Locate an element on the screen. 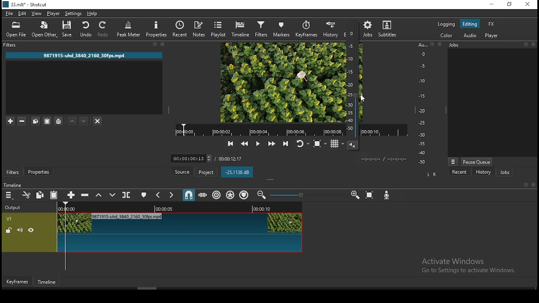 The width and height of the screenshot is (539, 303). close is located at coordinates (534, 186).